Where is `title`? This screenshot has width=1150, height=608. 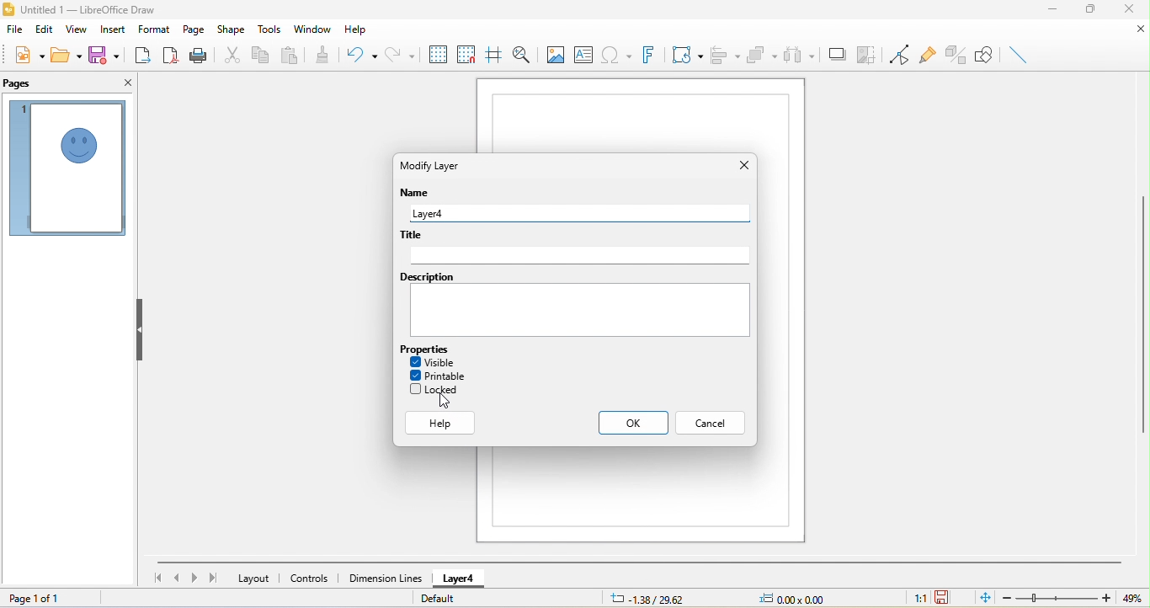 title is located at coordinates (575, 247).